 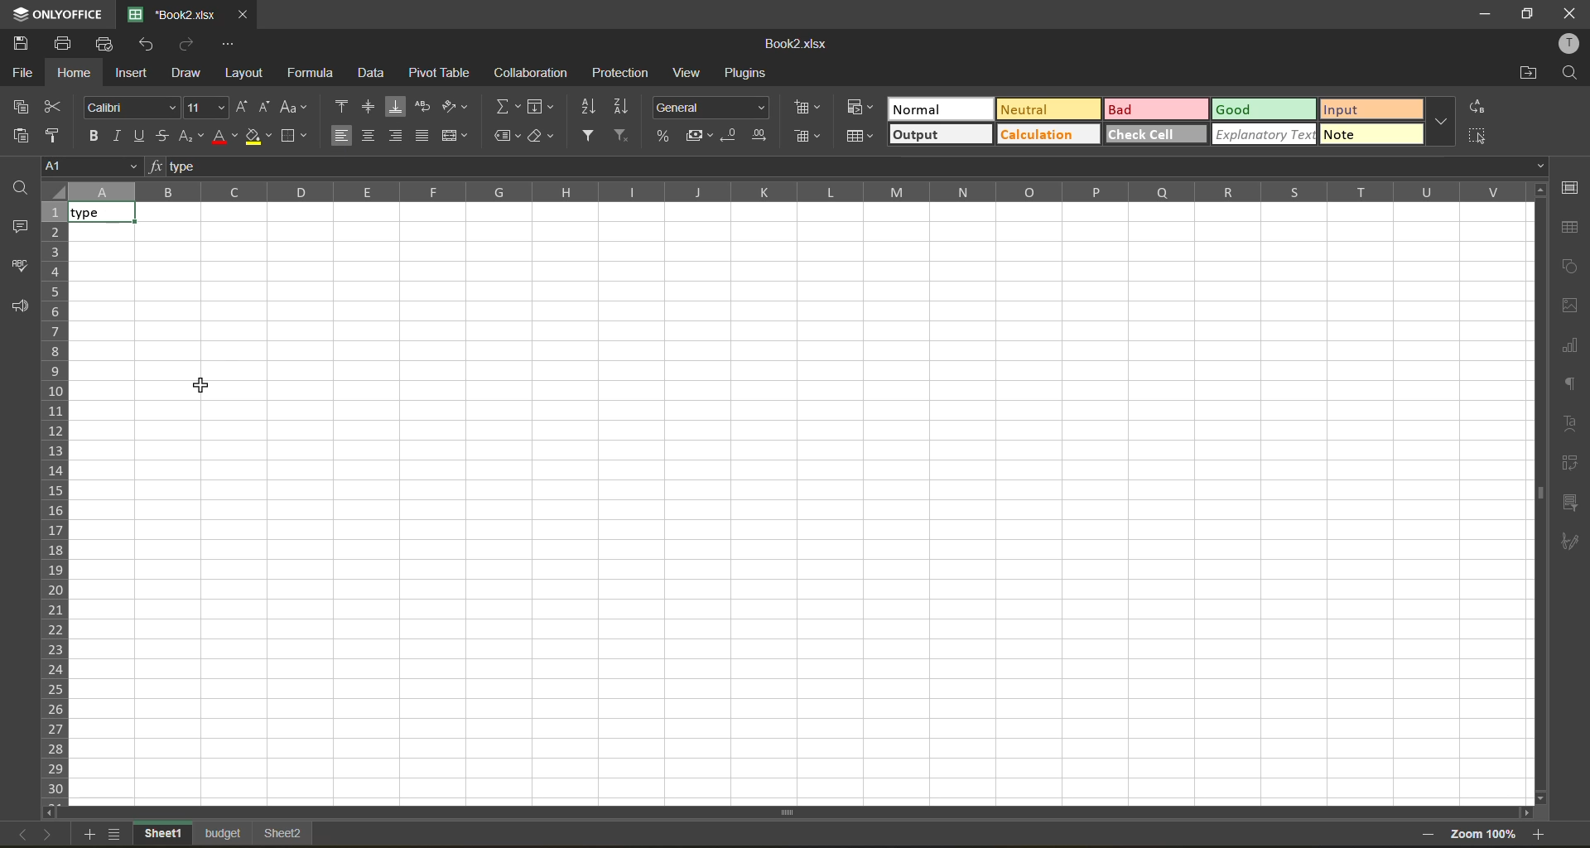 What do you see at coordinates (624, 70) in the screenshot?
I see `protection` at bounding box center [624, 70].